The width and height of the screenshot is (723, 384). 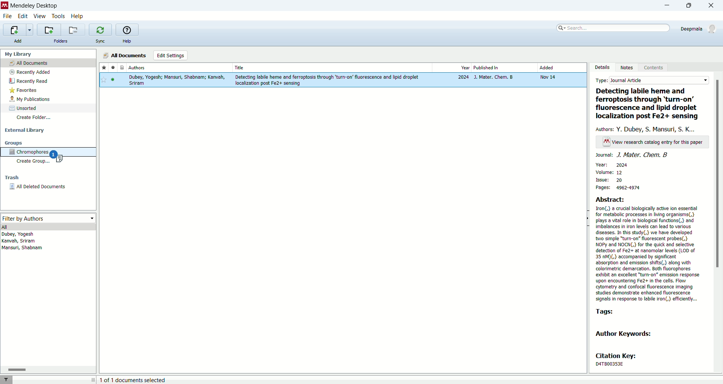 What do you see at coordinates (11, 178) in the screenshot?
I see `trash` at bounding box center [11, 178].